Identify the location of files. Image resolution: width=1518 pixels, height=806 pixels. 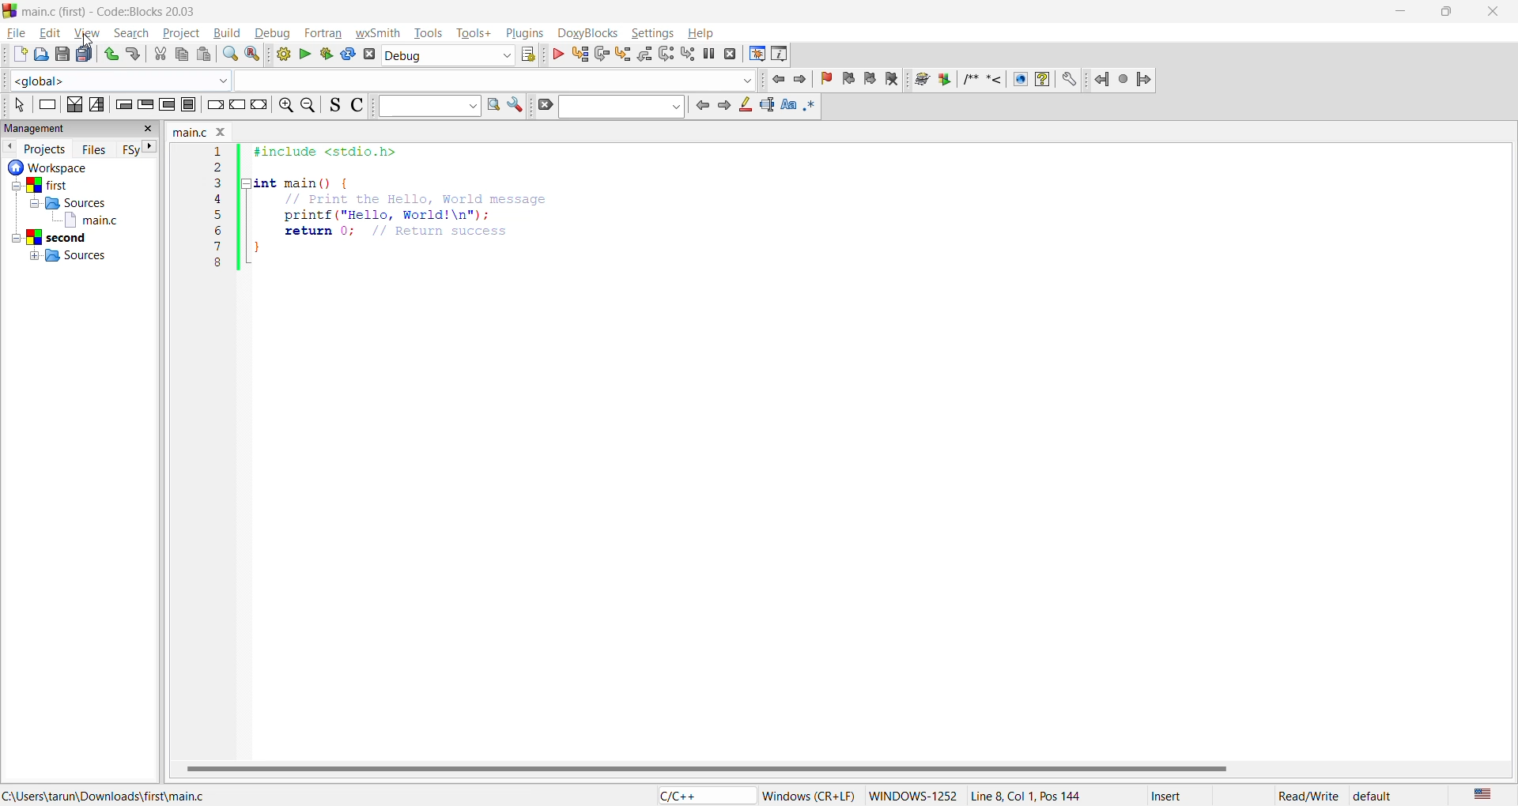
(96, 147).